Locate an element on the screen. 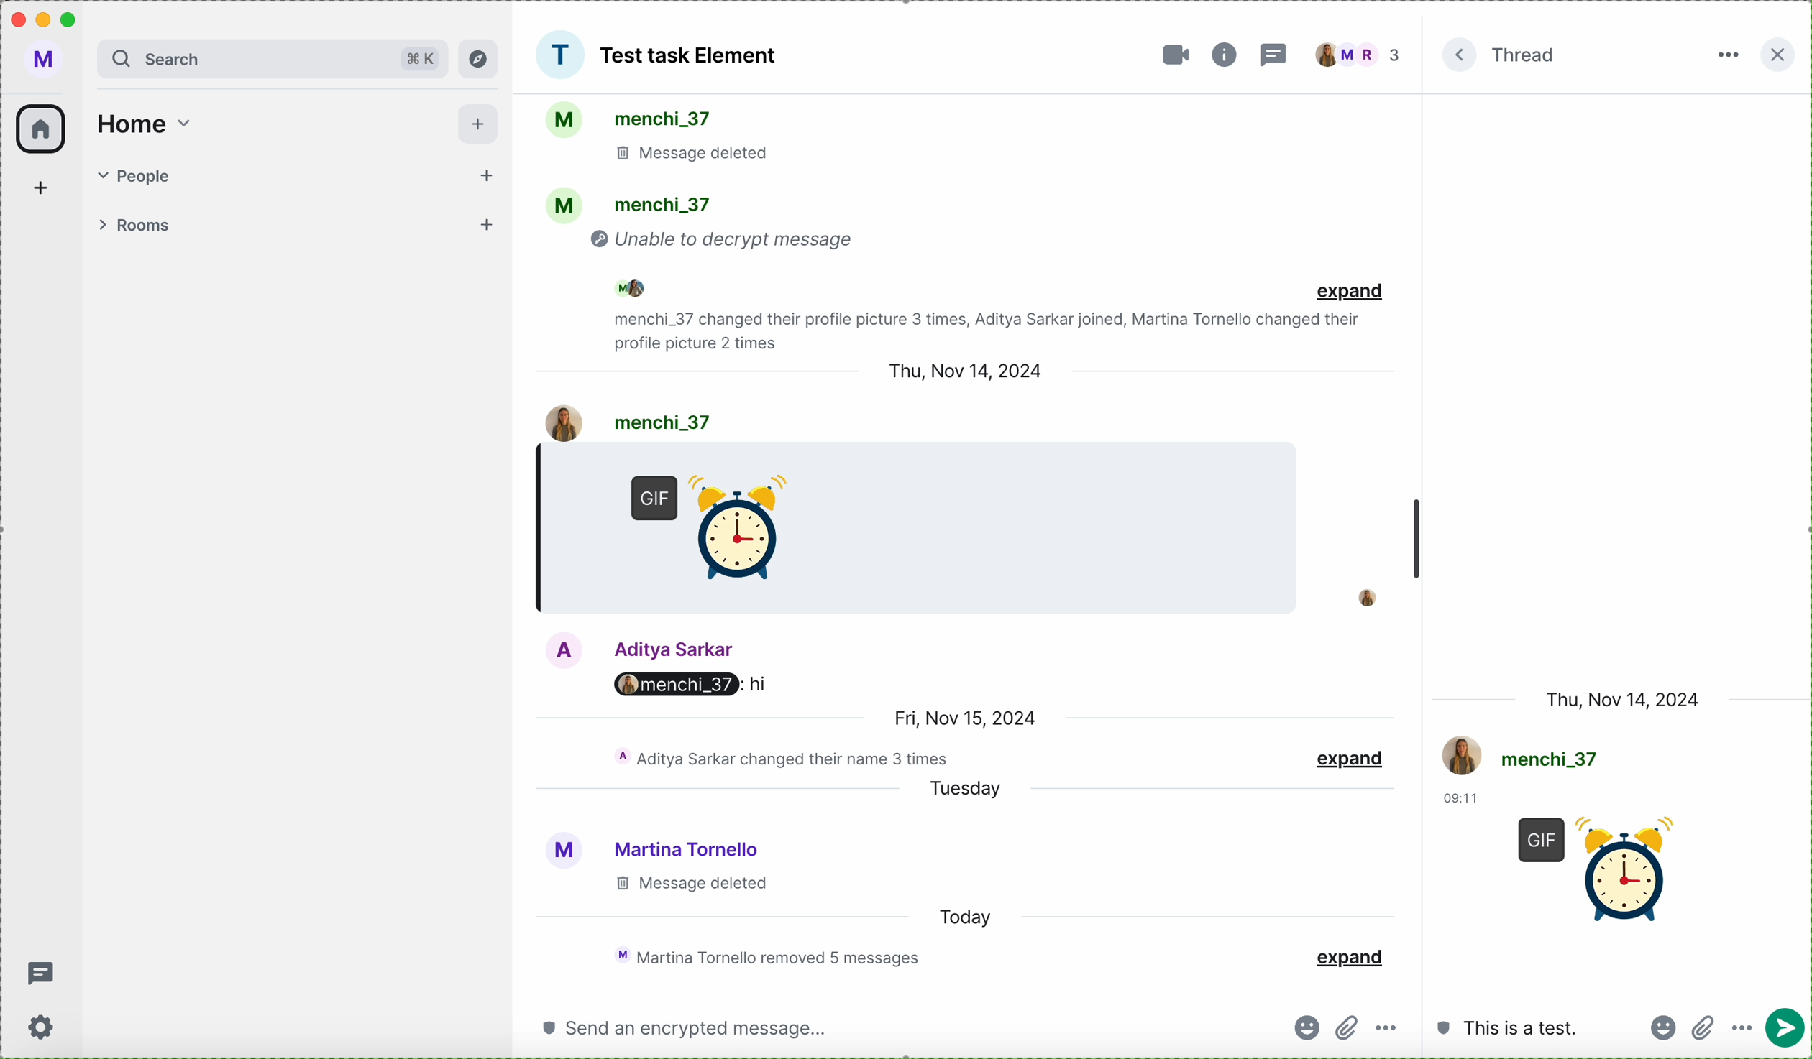 This screenshot has height=1059, width=1812. video call is located at coordinates (1170, 55).